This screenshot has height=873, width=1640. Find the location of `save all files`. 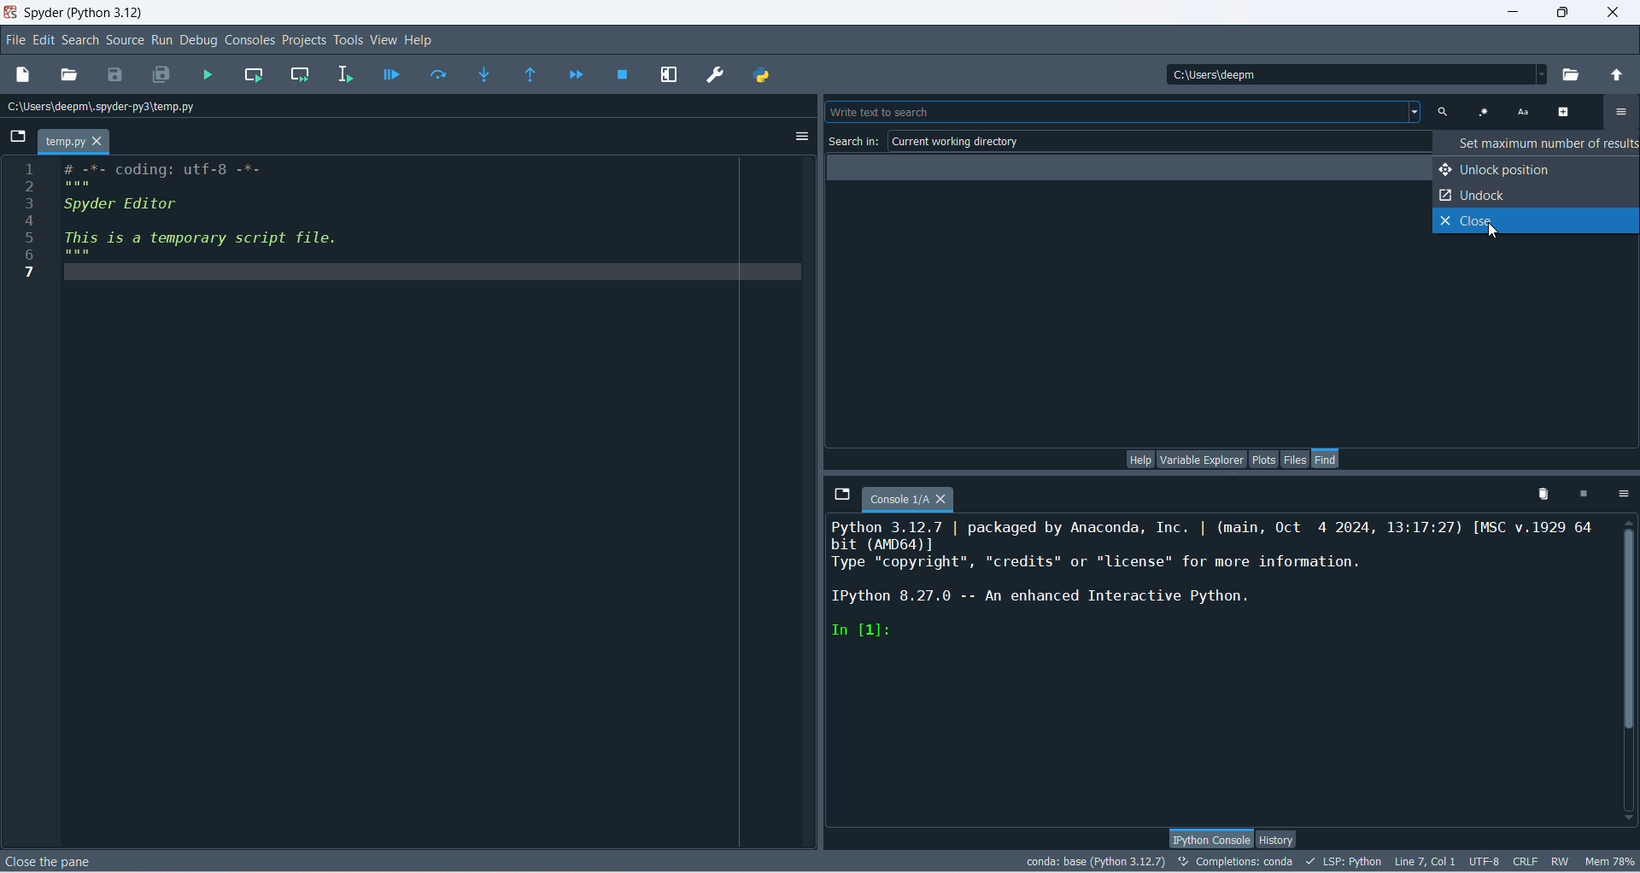

save all files is located at coordinates (162, 75).